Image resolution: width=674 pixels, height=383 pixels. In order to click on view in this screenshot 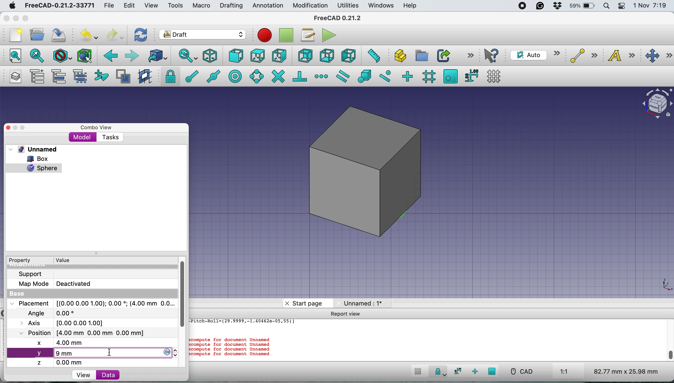, I will do `click(83, 375)`.